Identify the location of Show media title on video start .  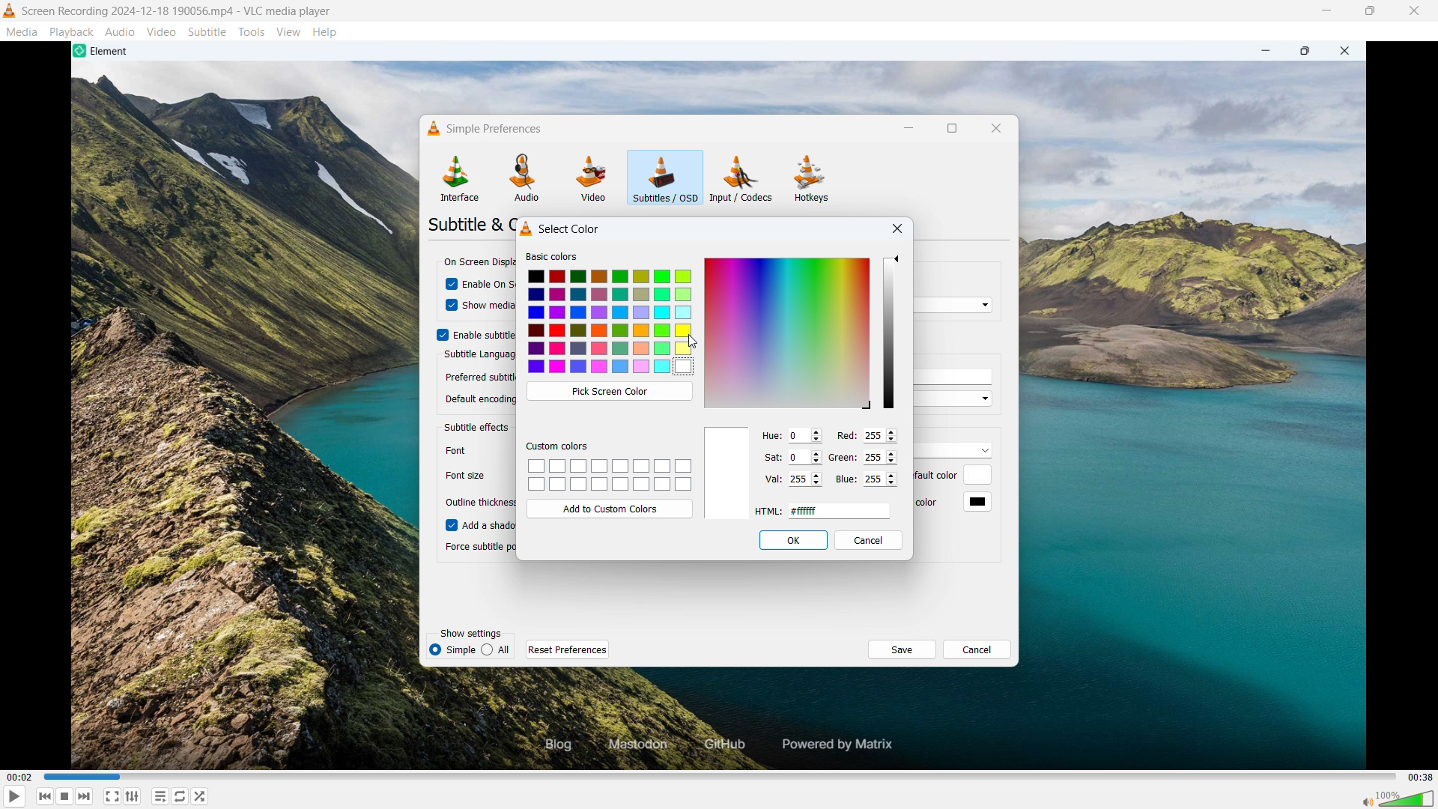
(489, 306).